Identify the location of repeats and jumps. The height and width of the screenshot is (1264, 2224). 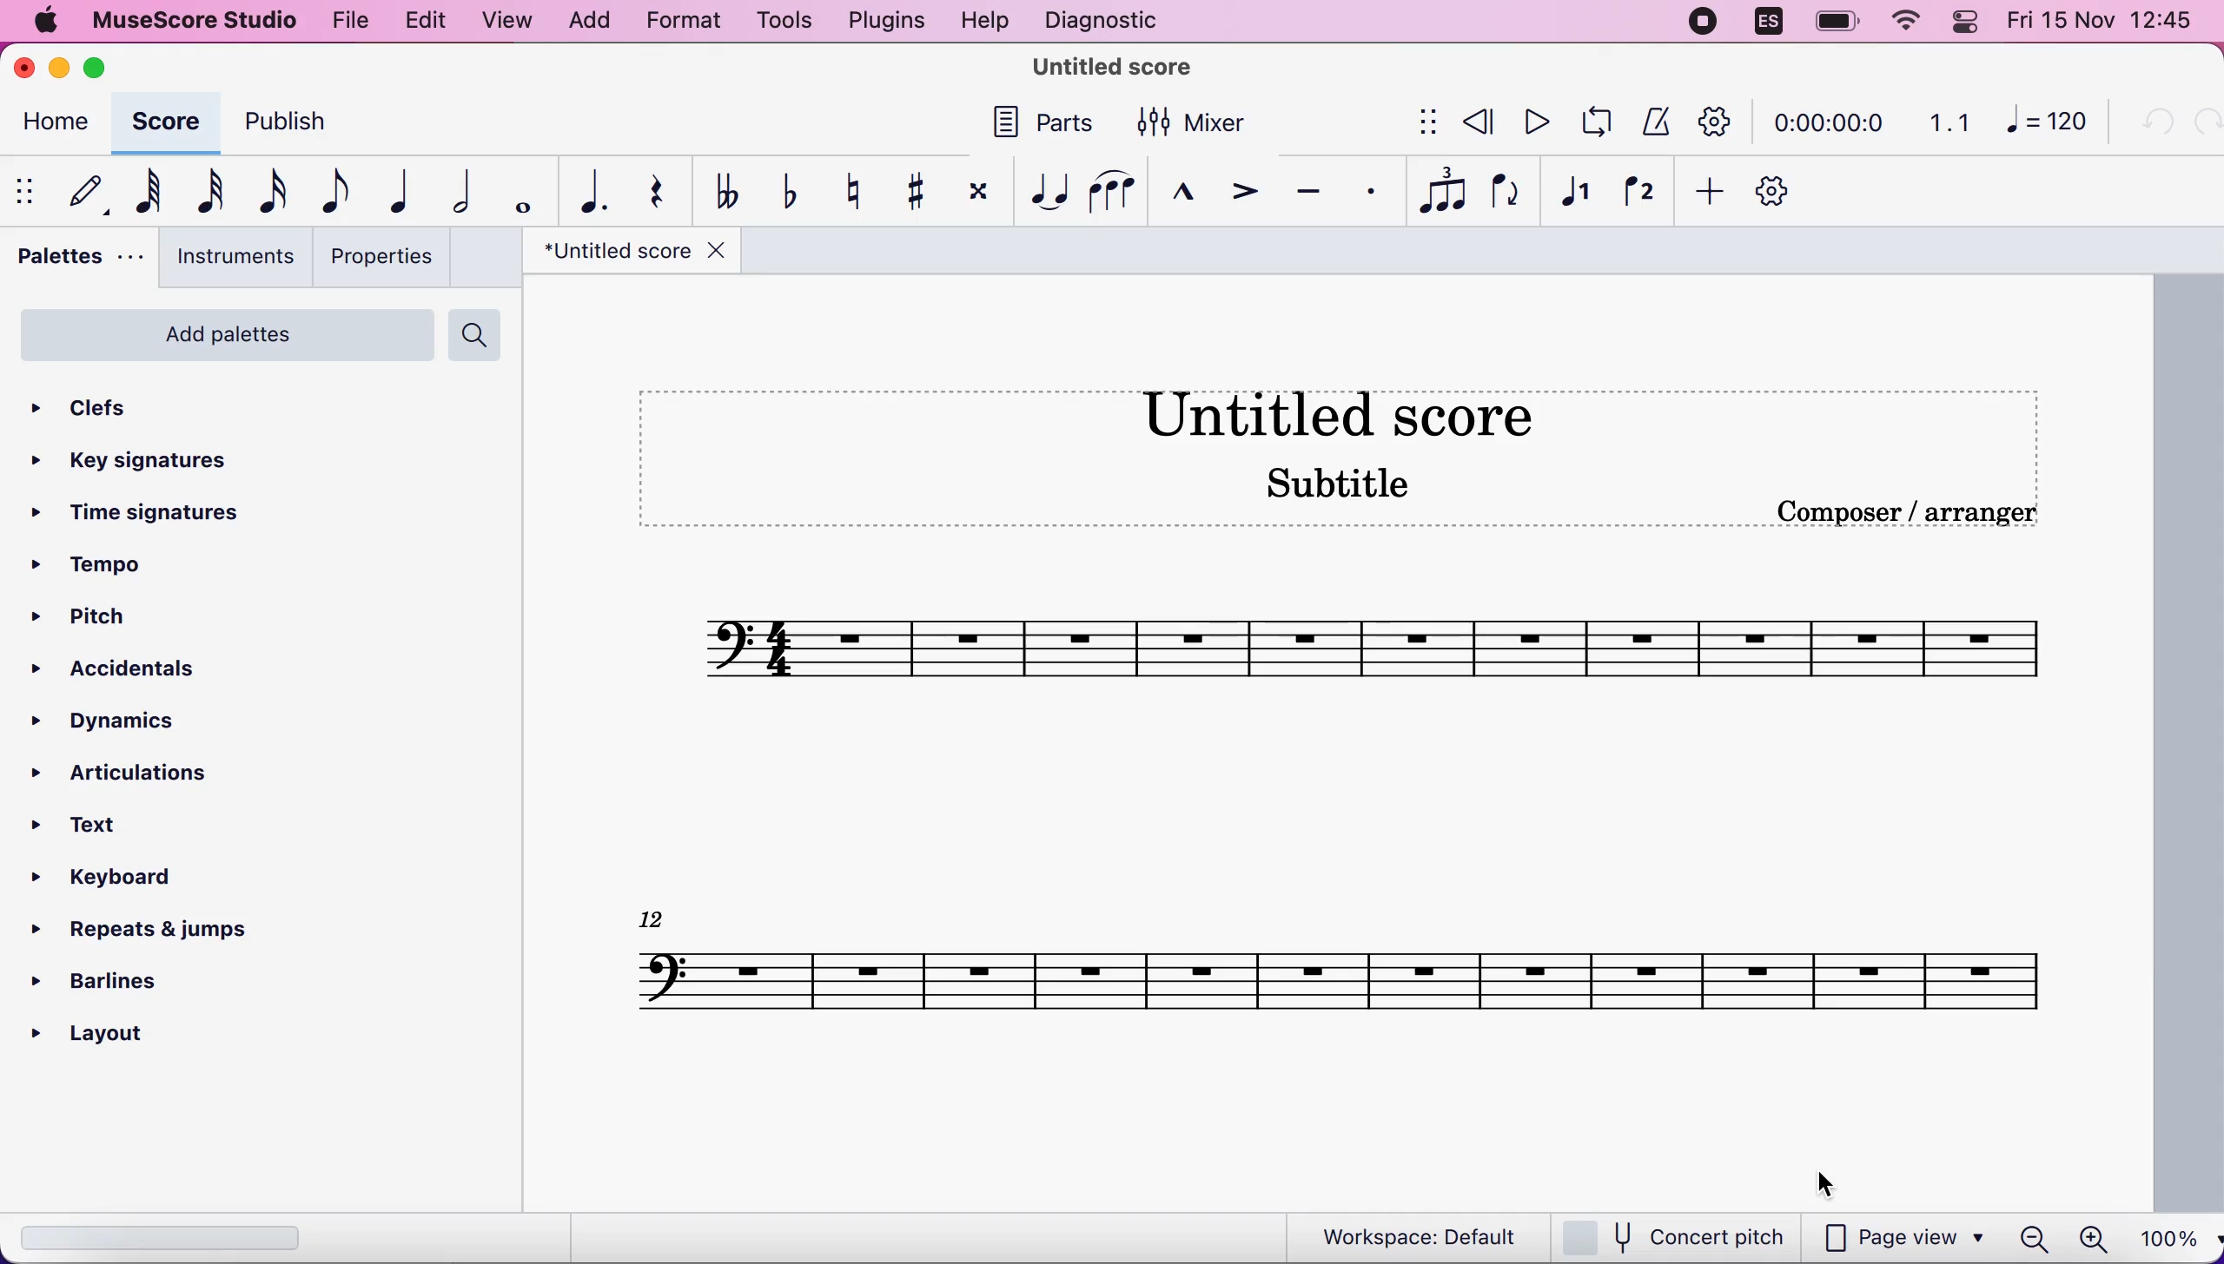
(130, 929).